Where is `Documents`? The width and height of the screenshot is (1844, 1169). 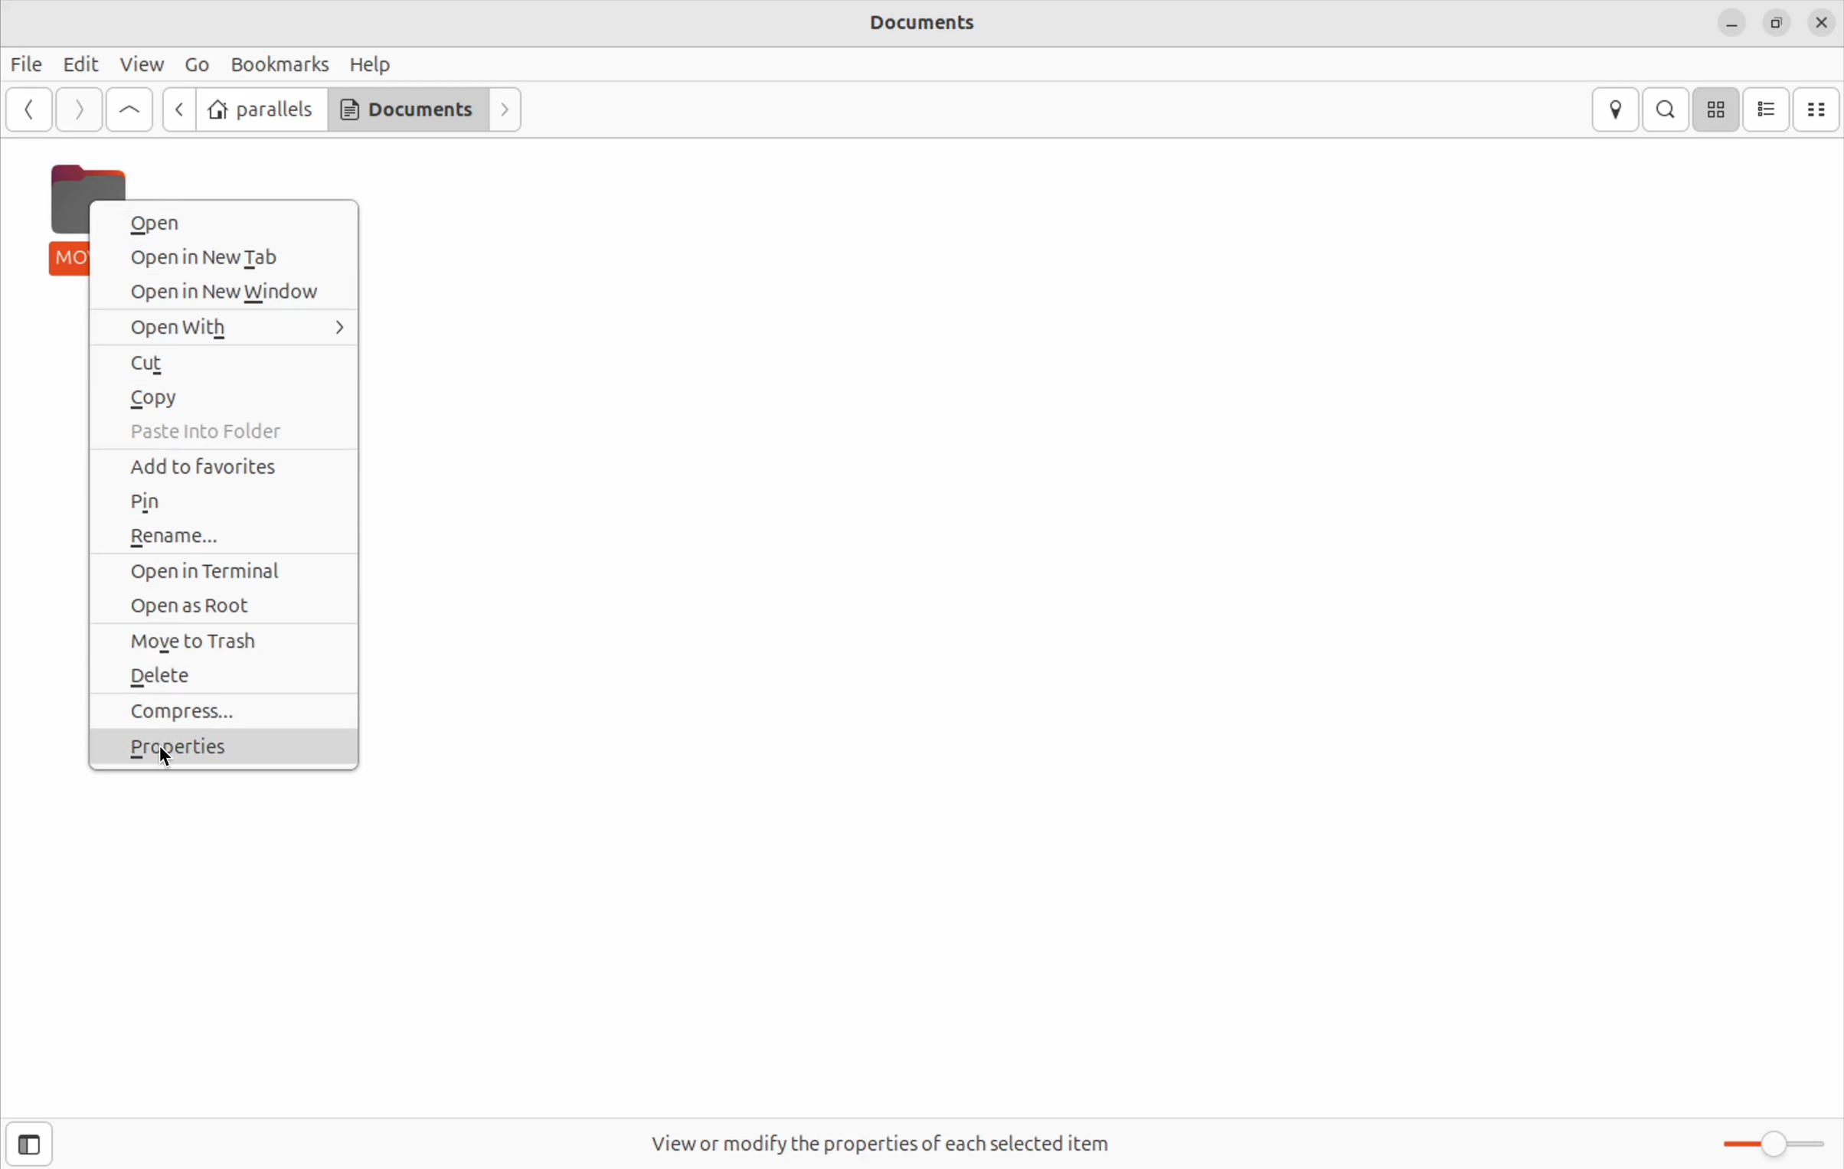 Documents is located at coordinates (407, 109).